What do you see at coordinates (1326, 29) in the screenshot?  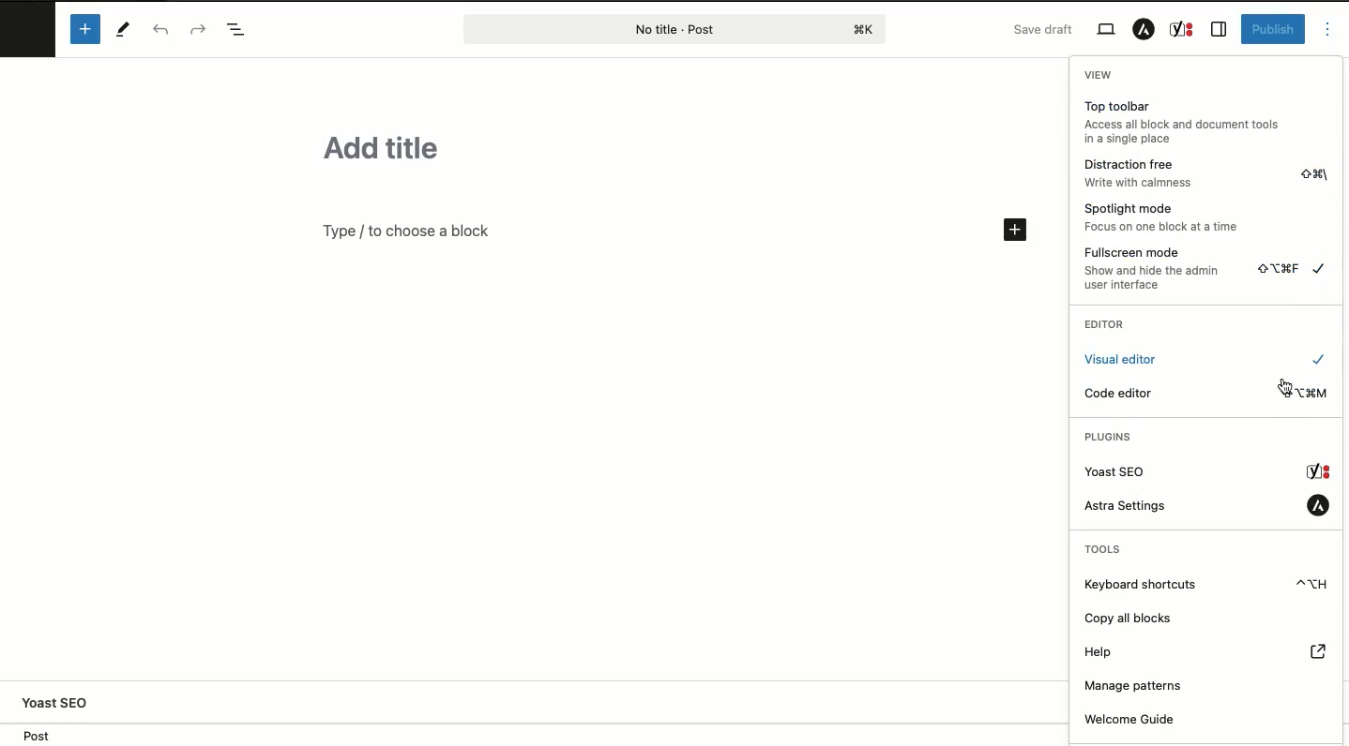 I see `Options` at bounding box center [1326, 29].